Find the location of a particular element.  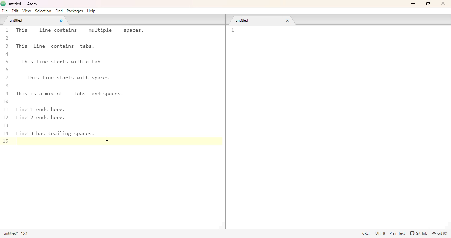

untitled — Atom is located at coordinates (24, 3).